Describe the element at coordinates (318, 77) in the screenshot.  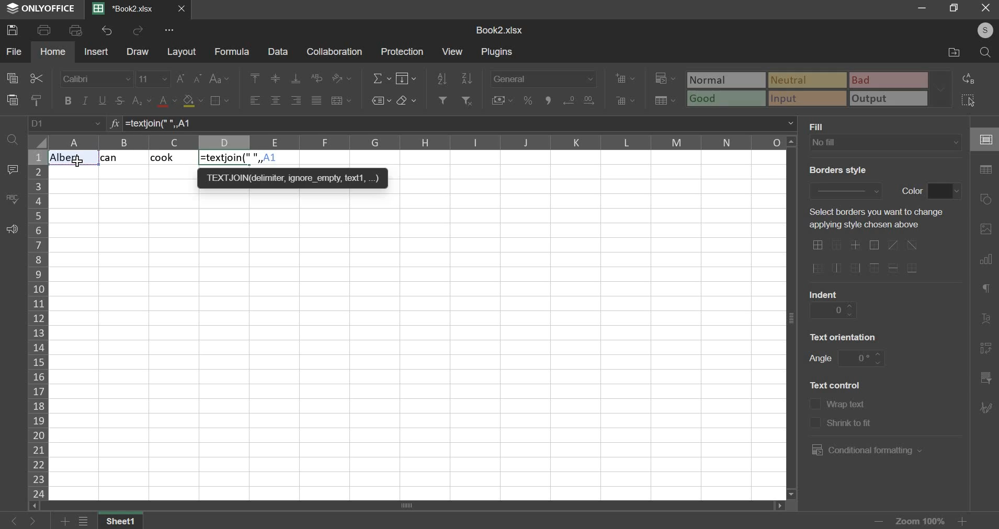
I see `wrap text` at that location.